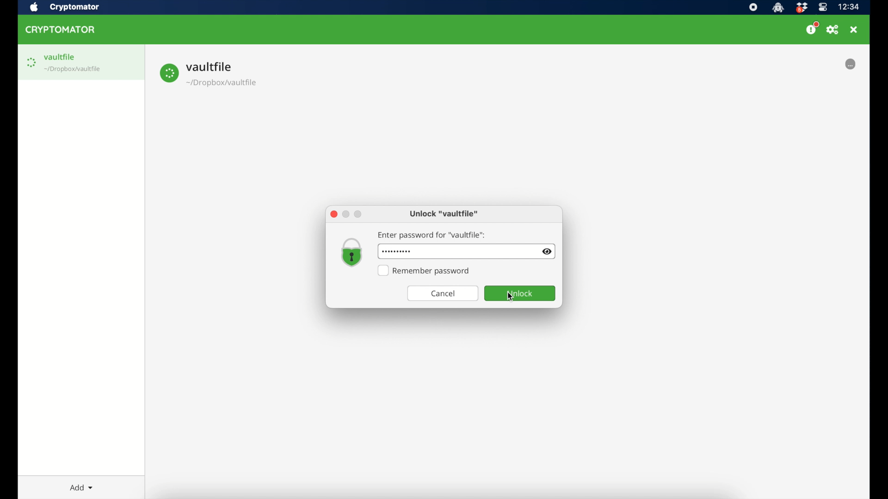  Describe the element at coordinates (802, 7) in the screenshot. I see `dropbox icon` at that location.